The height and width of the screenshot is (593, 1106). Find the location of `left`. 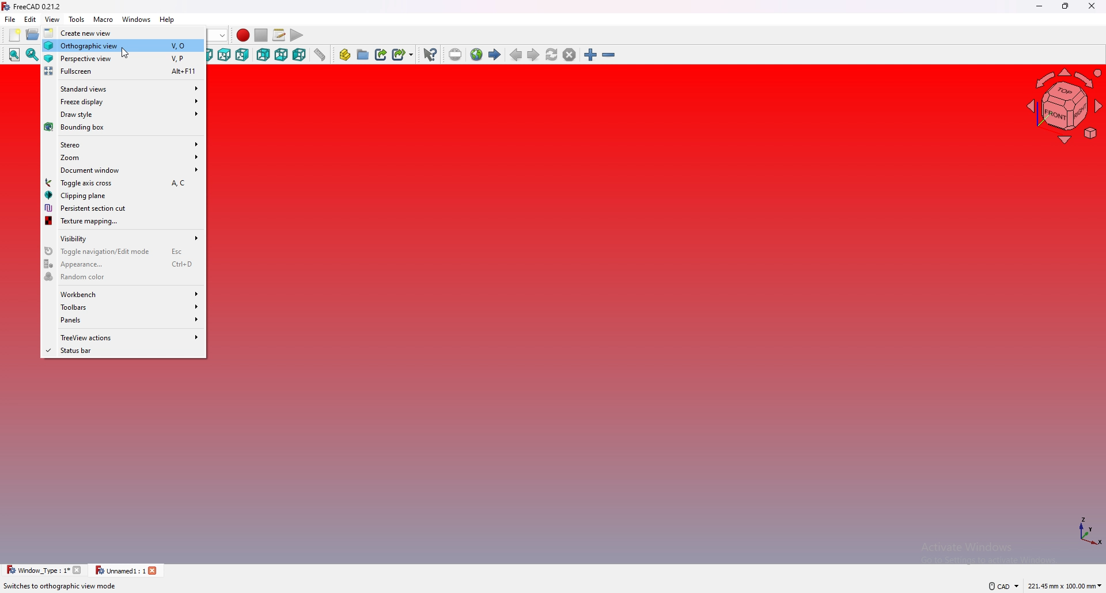

left is located at coordinates (299, 55).